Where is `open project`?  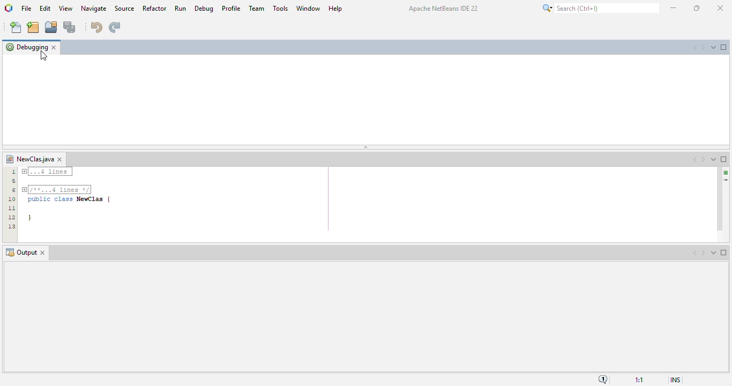 open project is located at coordinates (51, 28).